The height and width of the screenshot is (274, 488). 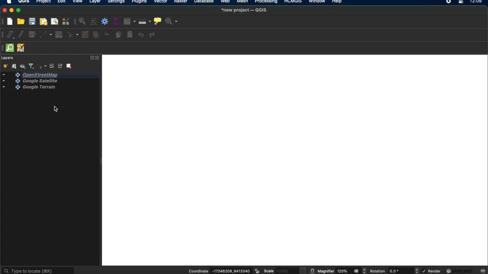 What do you see at coordinates (38, 270) in the screenshot?
I see `type to locate` at bounding box center [38, 270].